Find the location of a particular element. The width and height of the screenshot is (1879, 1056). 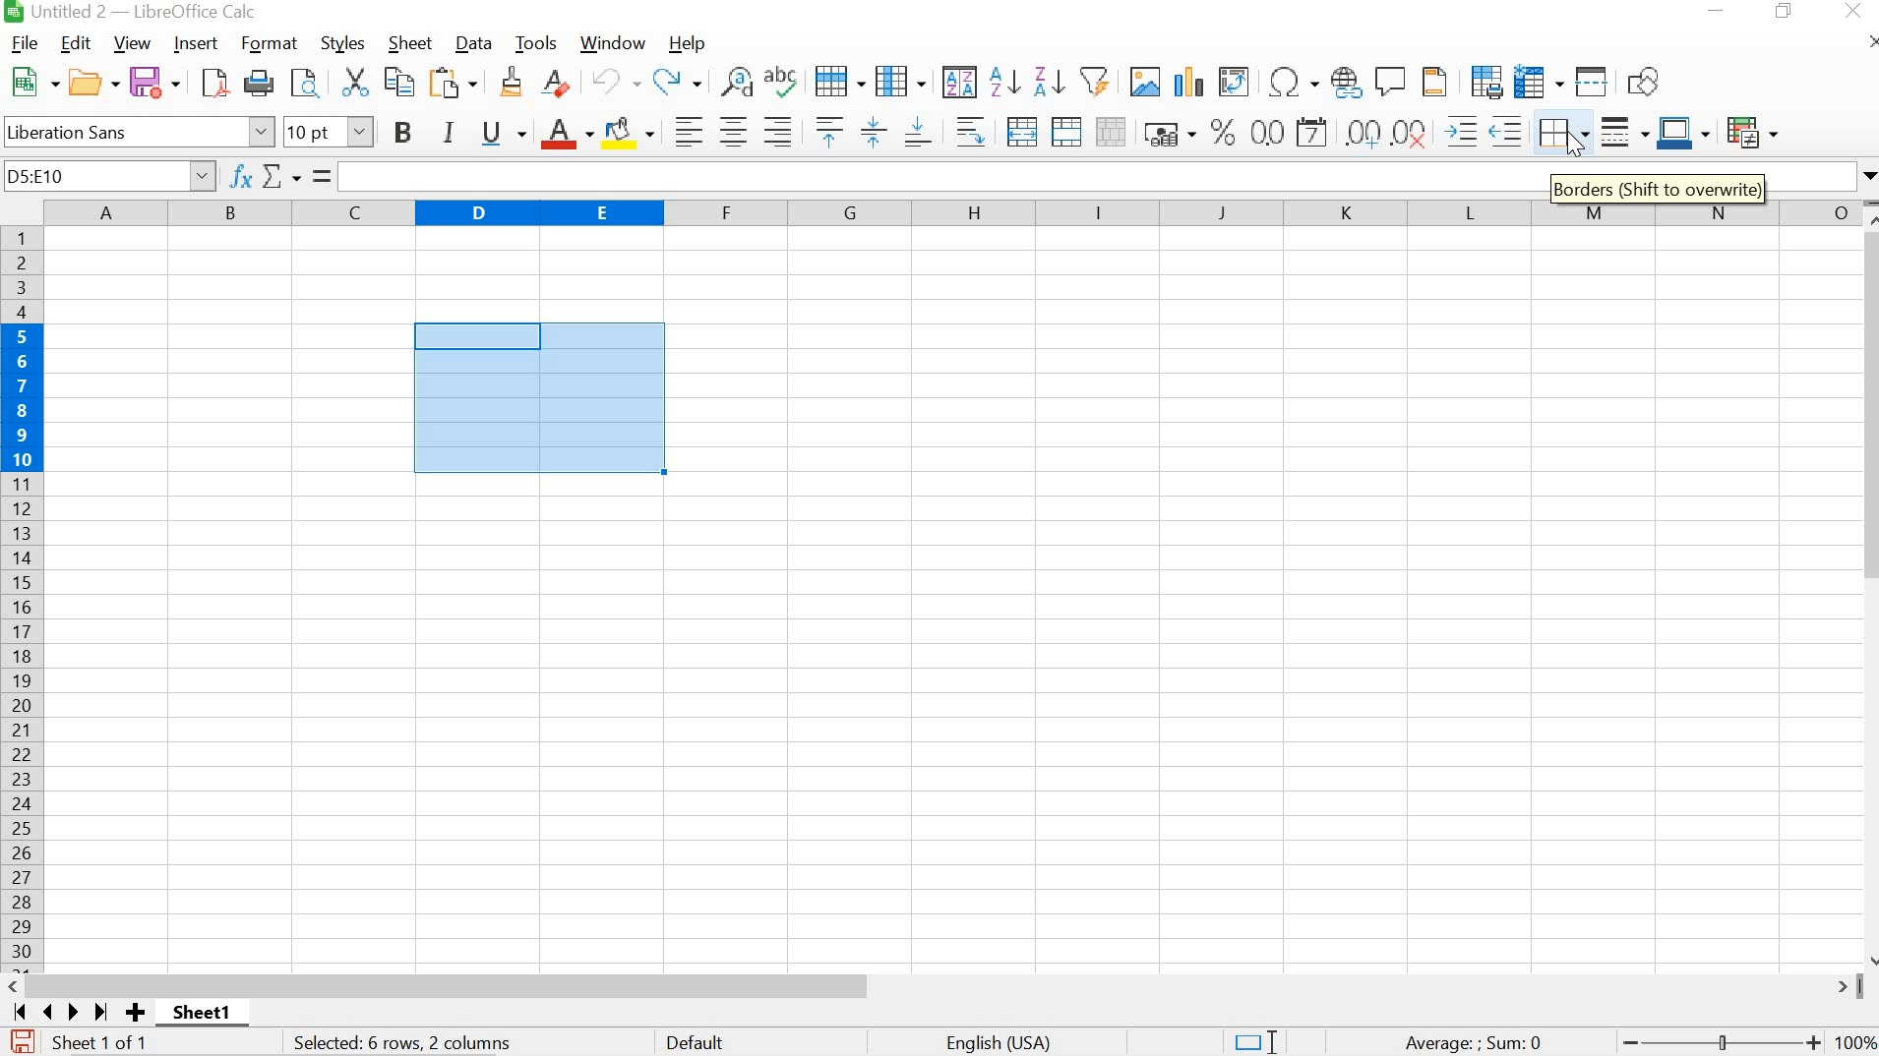

INPUT LINE is located at coordinates (936, 175).